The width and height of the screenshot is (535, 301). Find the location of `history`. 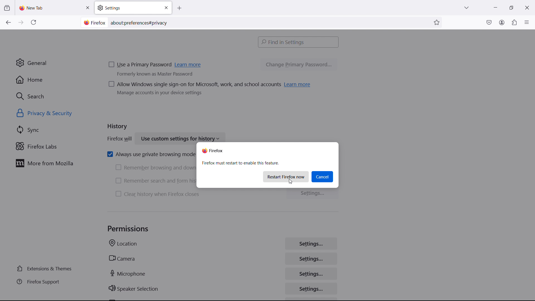

history is located at coordinates (118, 127).